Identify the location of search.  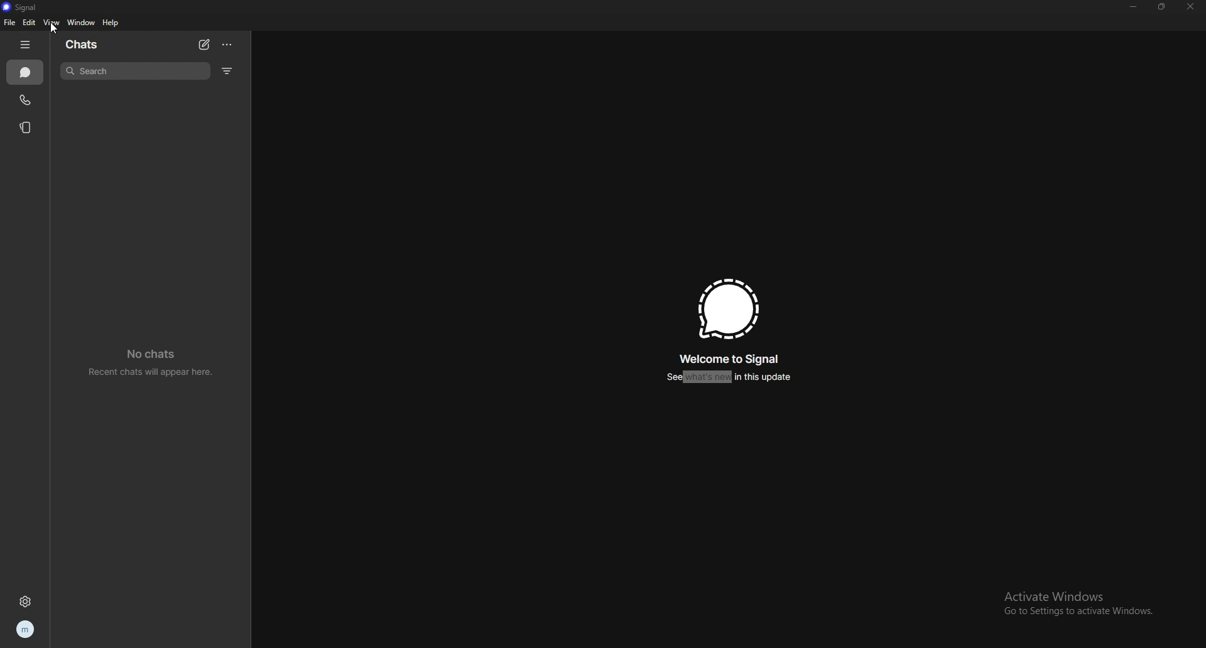
(136, 72).